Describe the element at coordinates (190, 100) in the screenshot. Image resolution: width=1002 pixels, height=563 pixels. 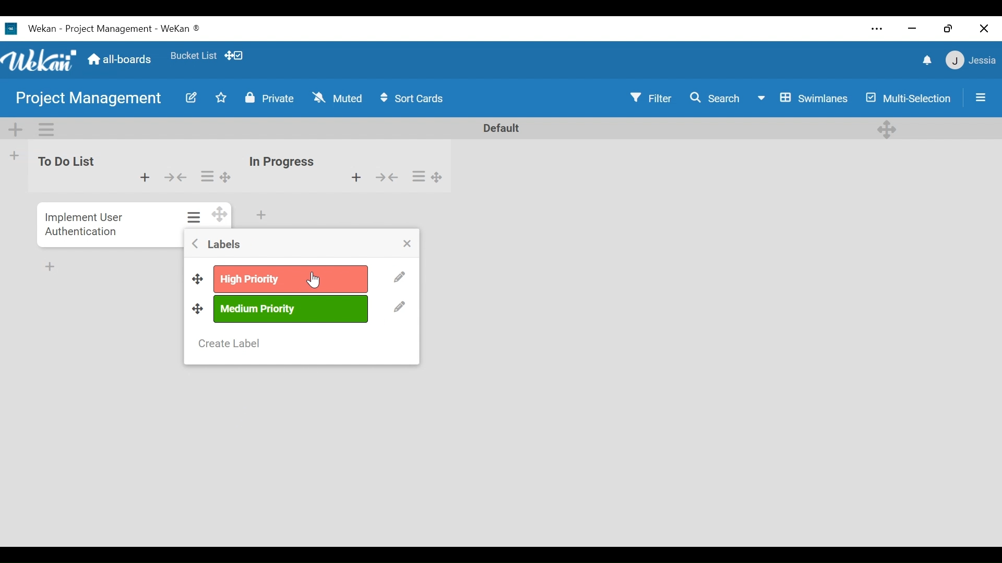
I see `edit` at that location.